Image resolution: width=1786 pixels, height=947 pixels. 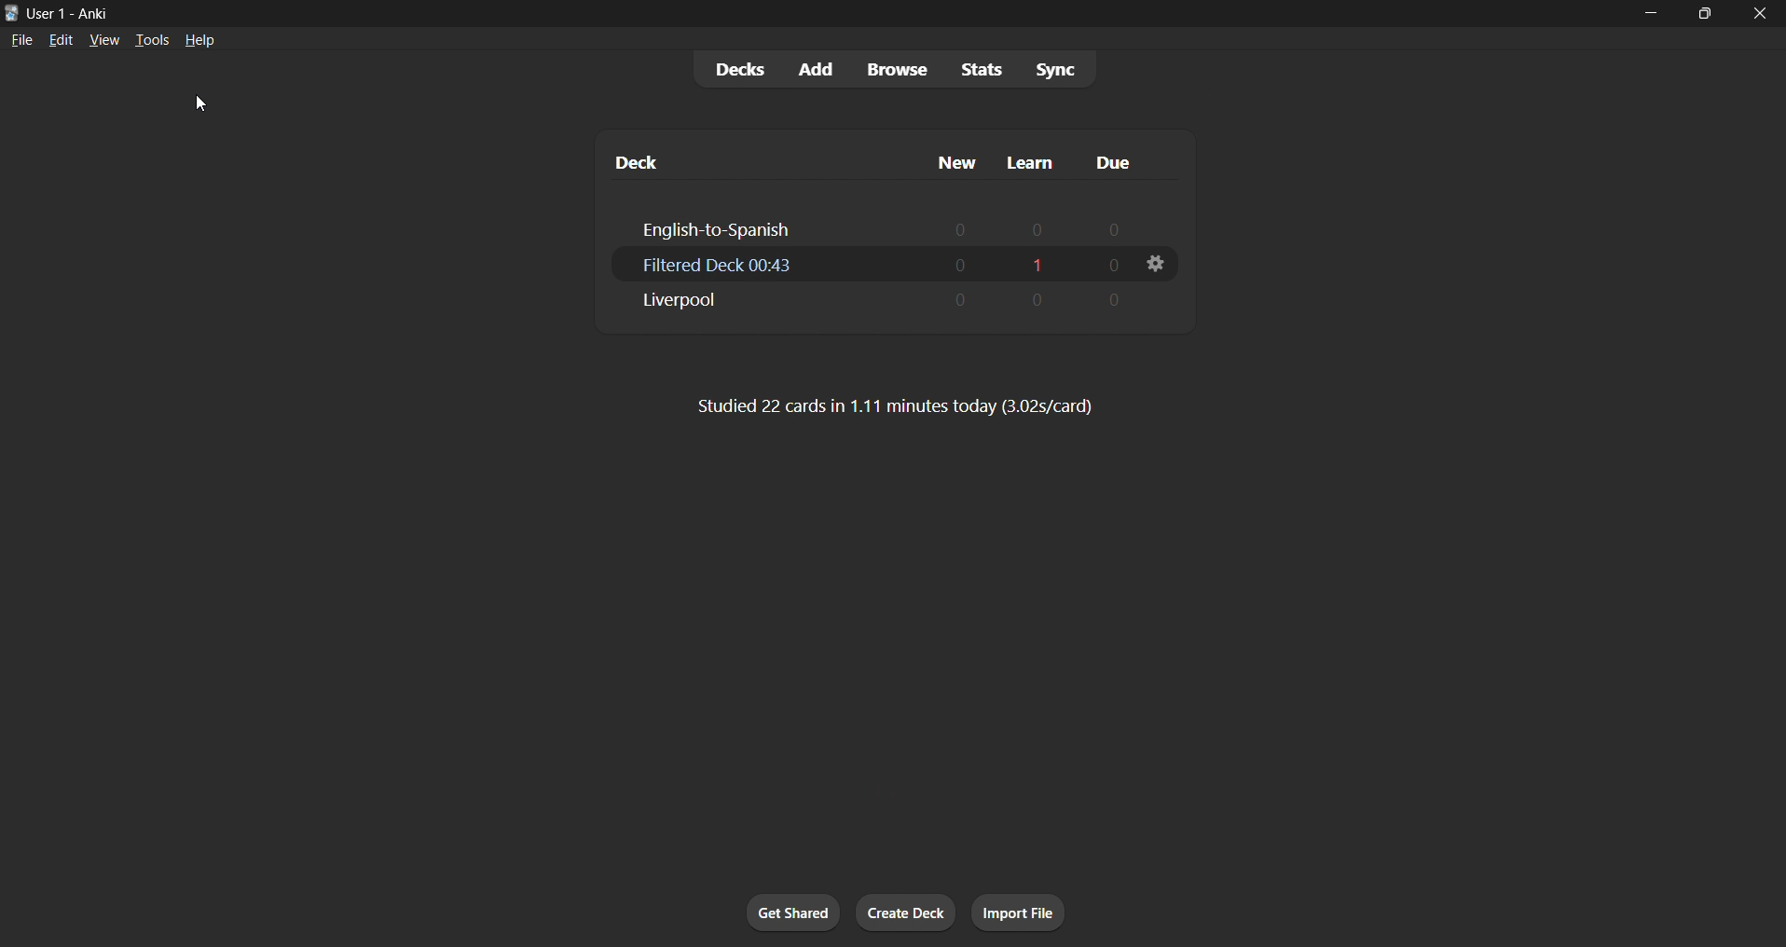 What do you see at coordinates (1109, 262) in the screenshot?
I see `0` at bounding box center [1109, 262].